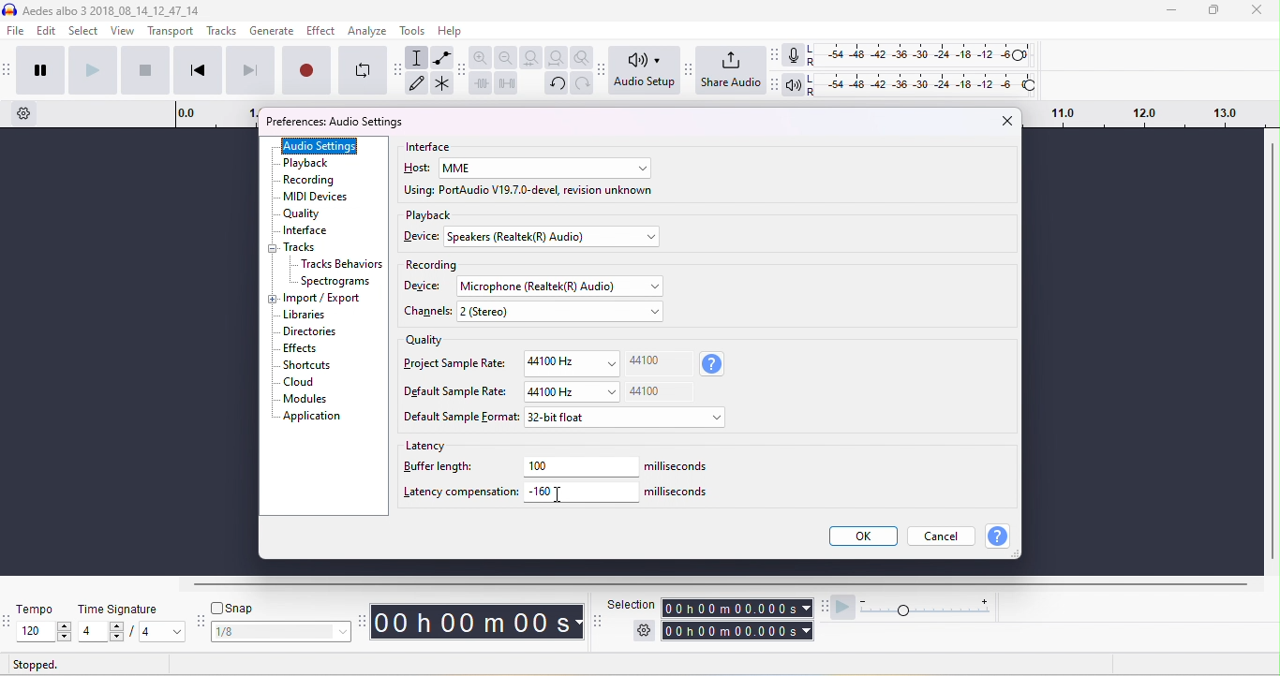 The image size is (1280, 676). I want to click on time signature, so click(119, 609).